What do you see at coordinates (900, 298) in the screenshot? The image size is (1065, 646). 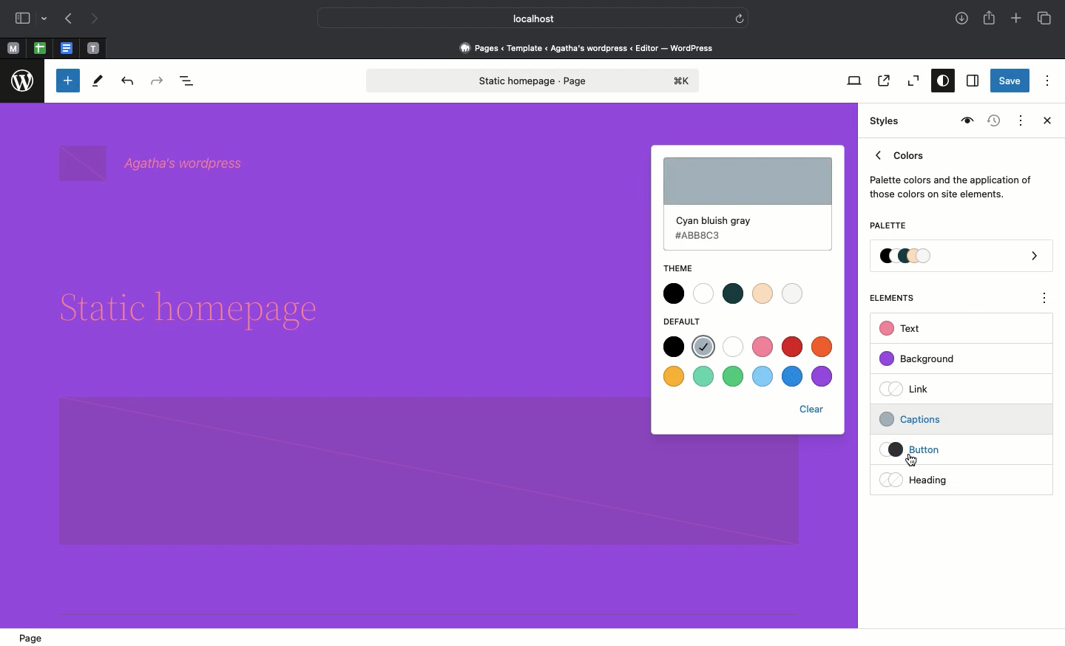 I see `Elements` at bounding box center [900, 298].